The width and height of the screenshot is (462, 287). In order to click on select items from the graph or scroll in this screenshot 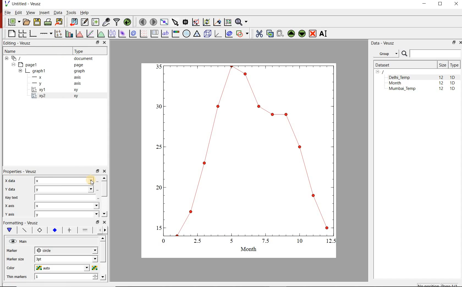, I will do `click(176, 22)`.